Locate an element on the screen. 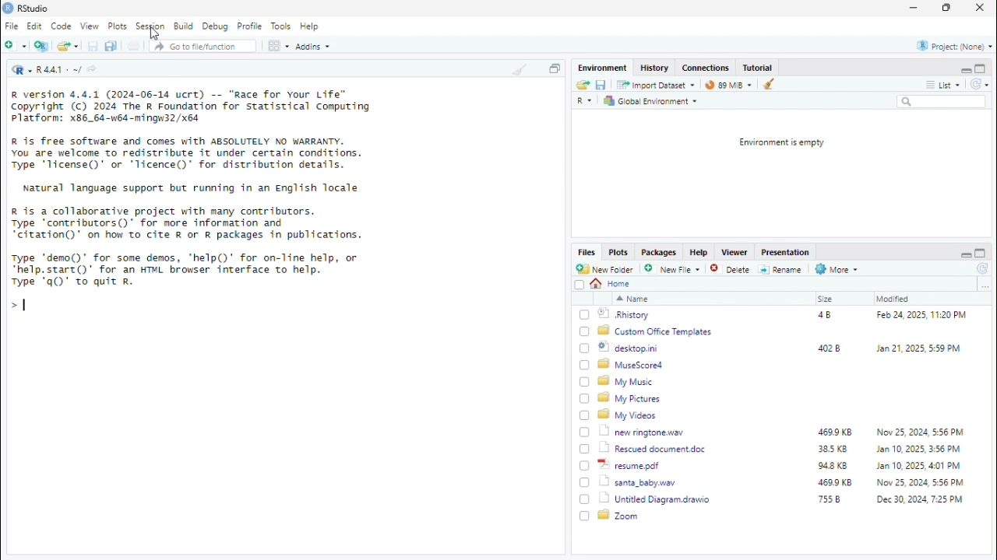 The height and width of the screenshot is (560, 997). minimise is located at coordinates (965, 70).